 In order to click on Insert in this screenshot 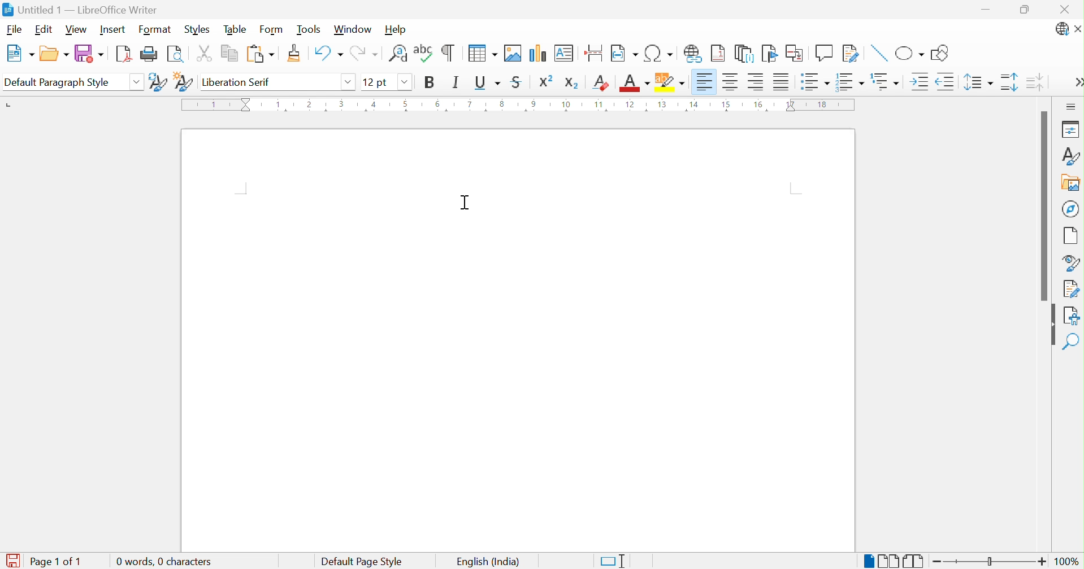, I will do `click(112, 28)`.